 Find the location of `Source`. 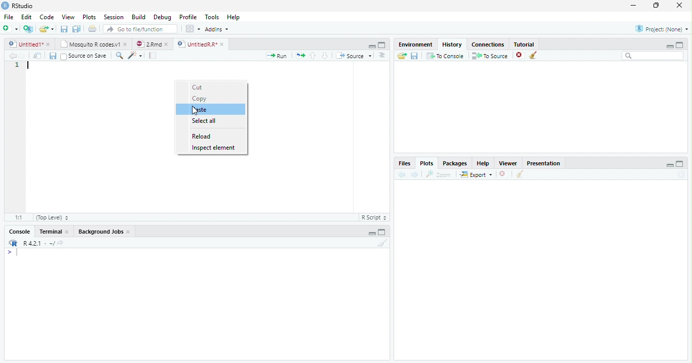

Source is located at coordinates (354, 56).